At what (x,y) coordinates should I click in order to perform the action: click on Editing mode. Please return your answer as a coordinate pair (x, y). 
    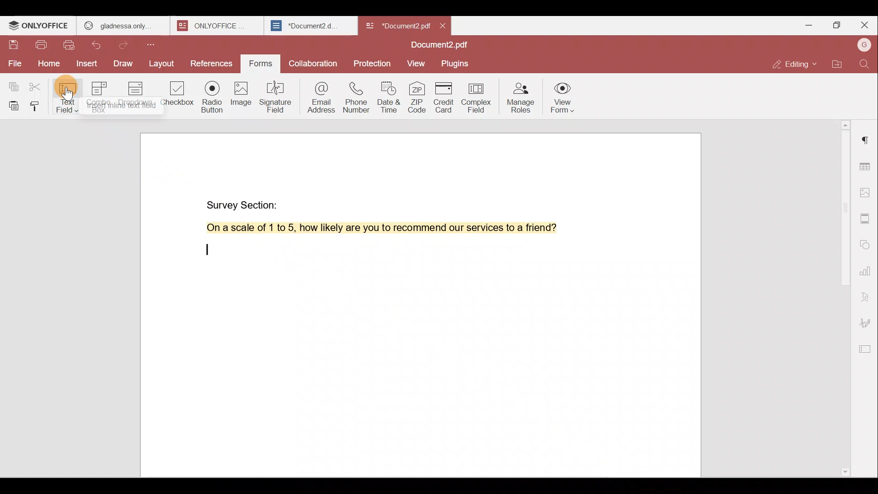
    Looking at the image, I should click on (796, 64).